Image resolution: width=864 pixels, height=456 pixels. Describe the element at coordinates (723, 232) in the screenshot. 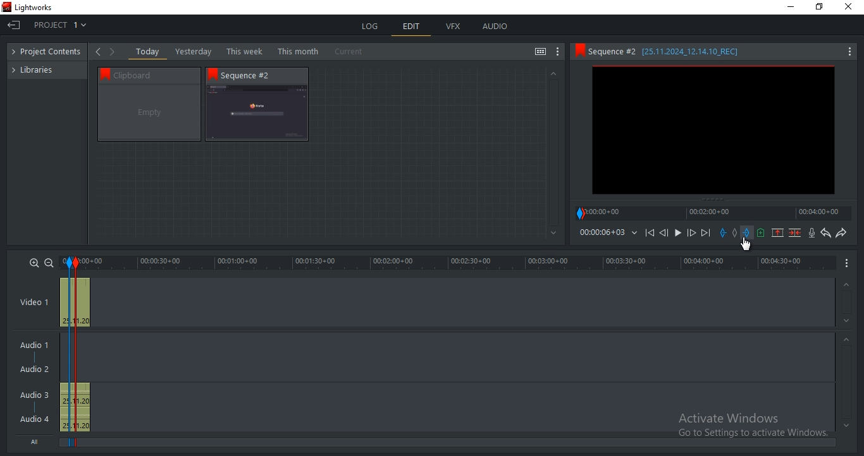

I see `mark in` at that location.